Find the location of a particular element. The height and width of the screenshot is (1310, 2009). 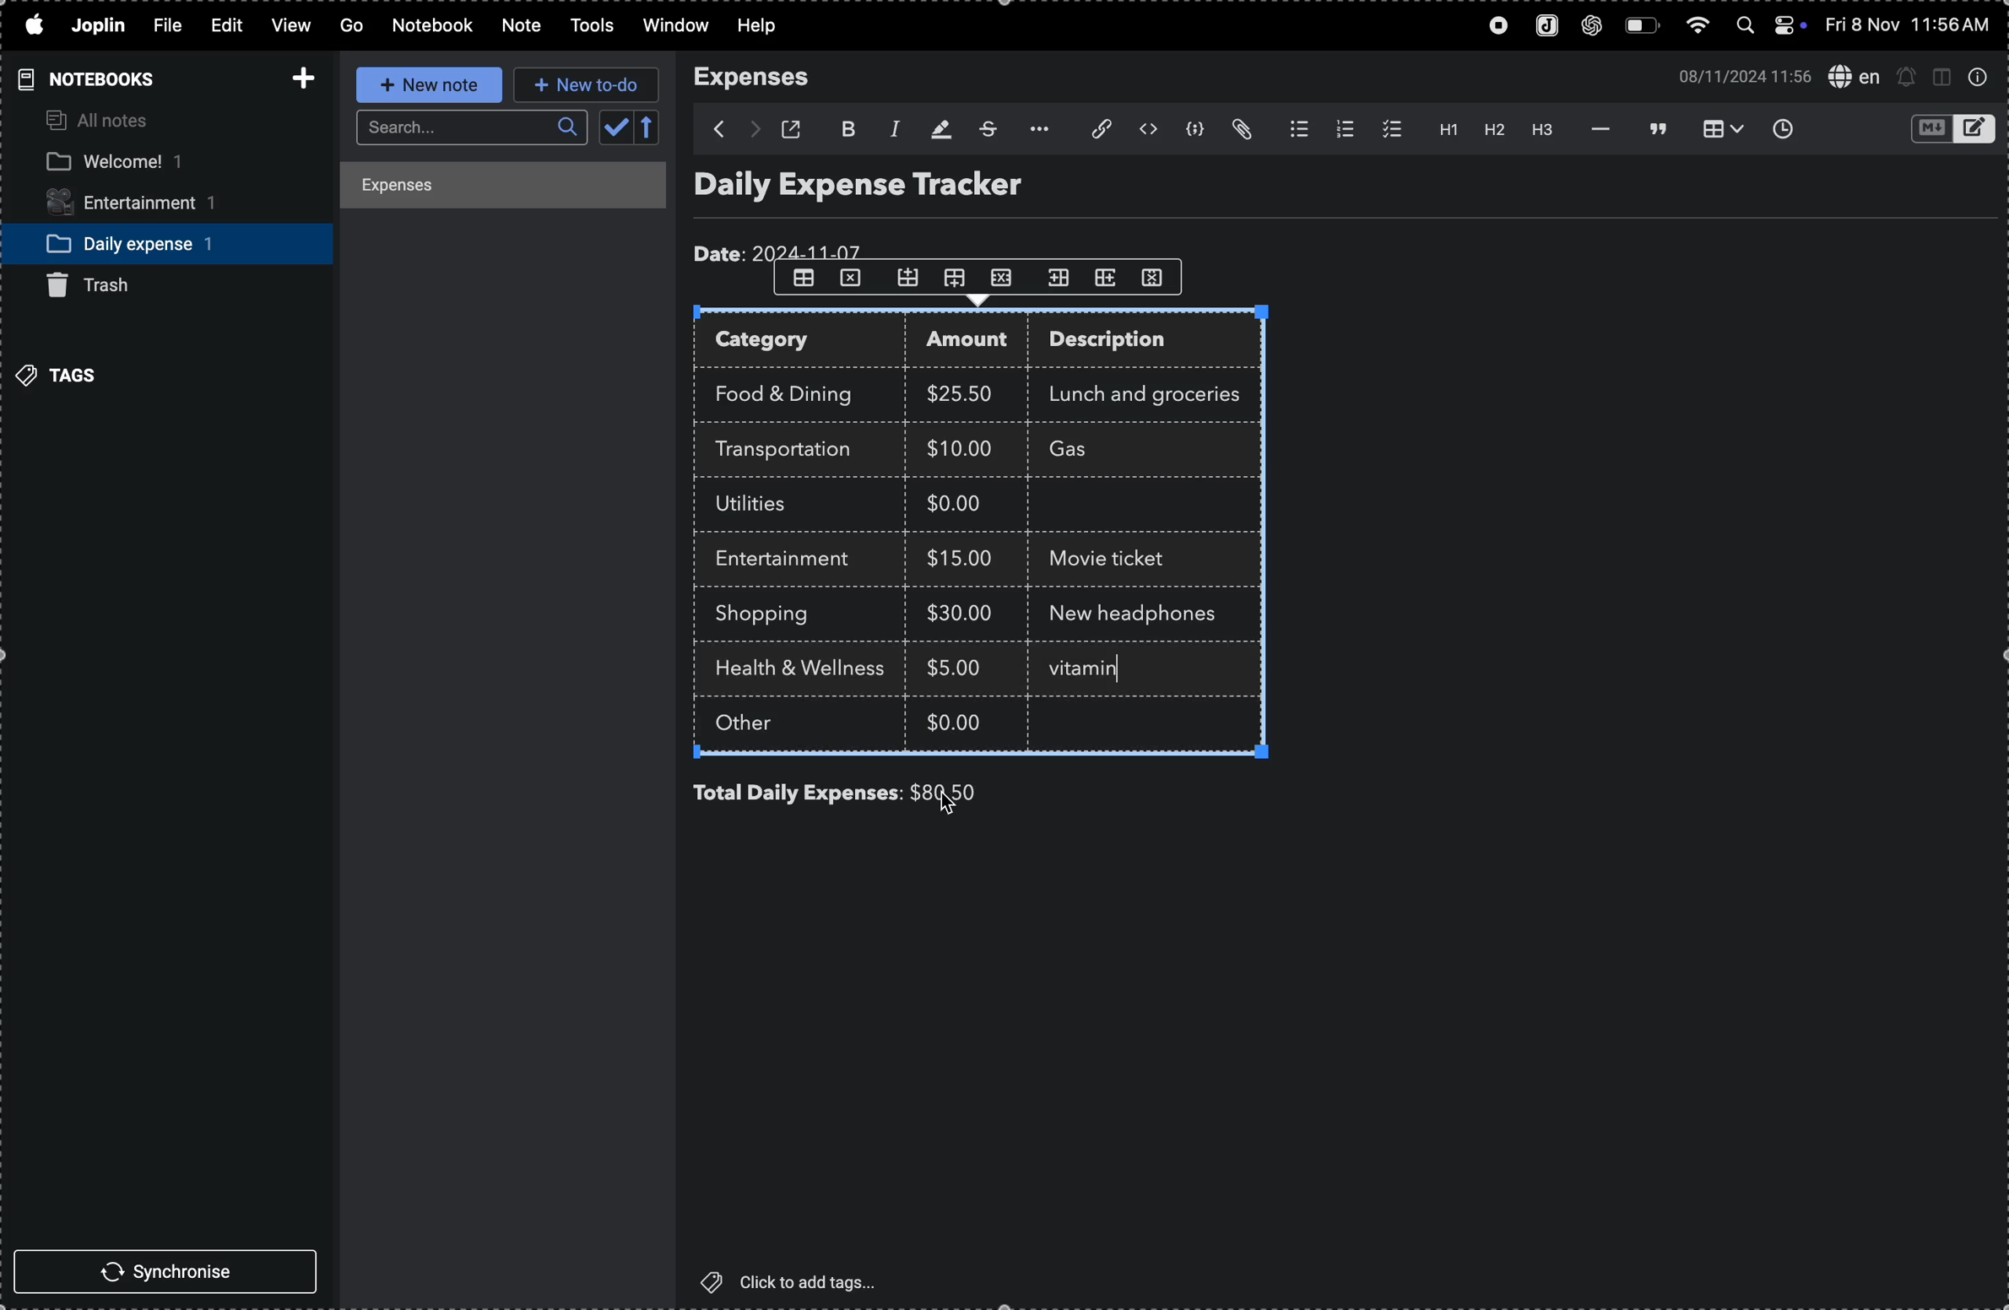

attach file is located at coordinates (1091, 130).